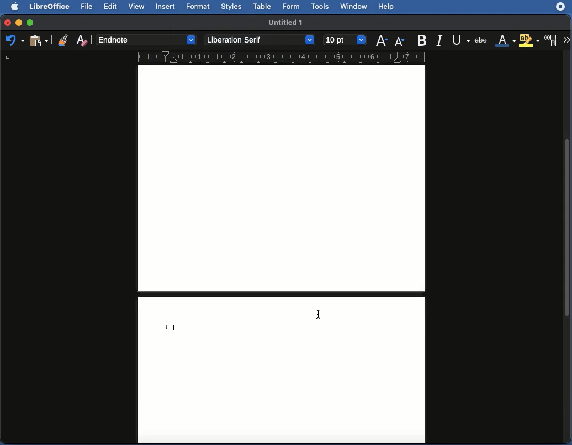 This screenshot has height=445, width=572. Describe the element at coordinates (442, 40) in the screenshot. I see `Italics` at that location.